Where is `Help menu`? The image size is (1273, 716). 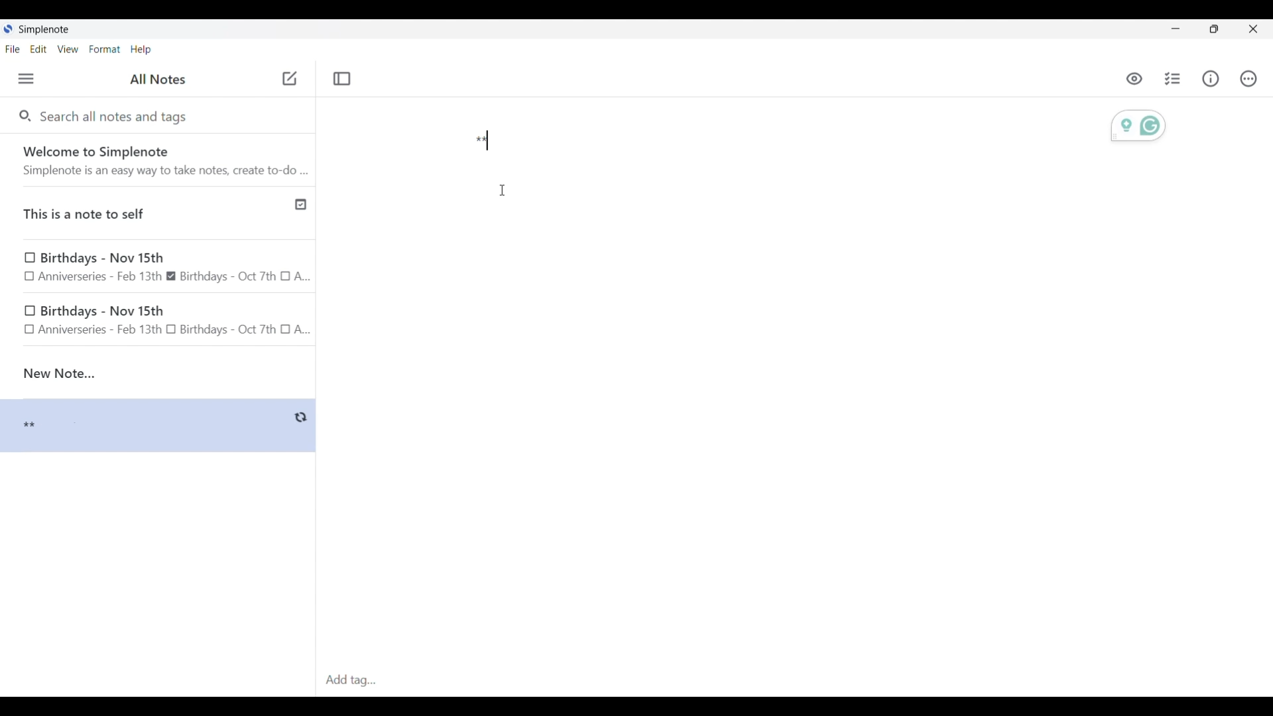
Help menu is located at coordinates (141, 49).